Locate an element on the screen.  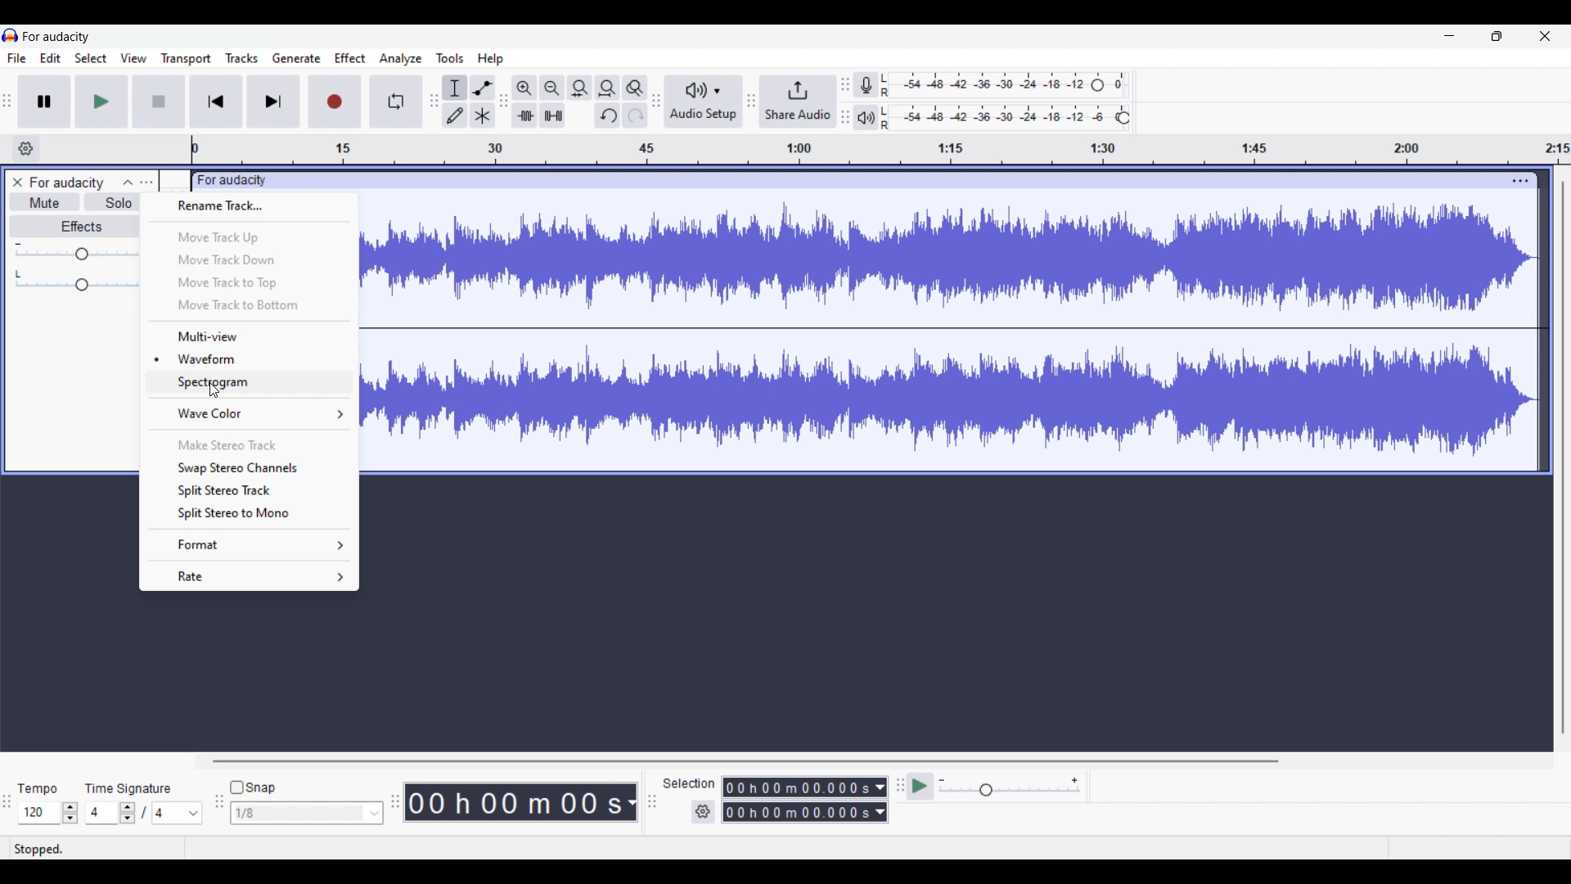
Selection duration measurement is located at coordinates (880, 800).